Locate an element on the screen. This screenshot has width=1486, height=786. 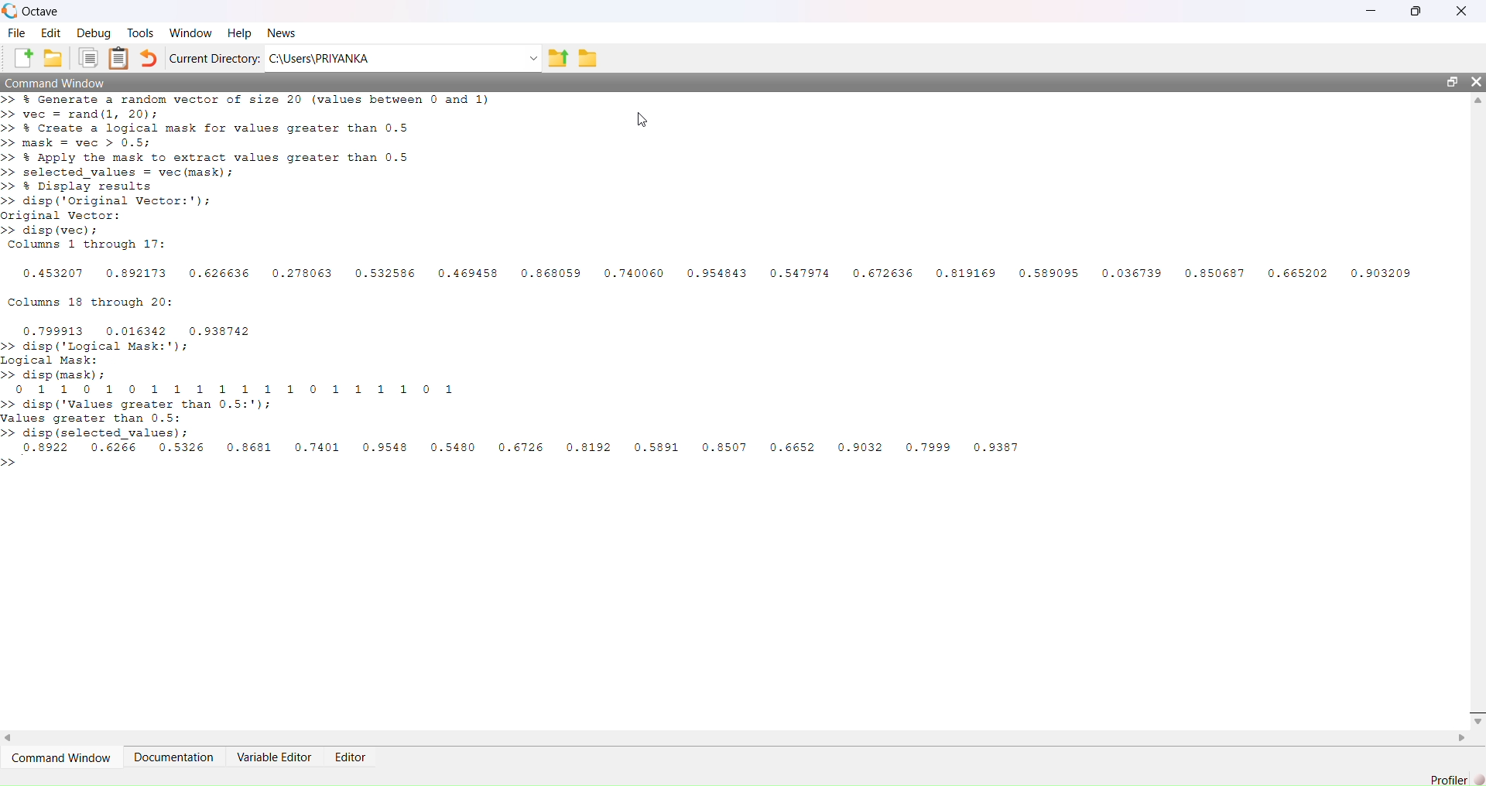
Octave is located at coordinates (36, 11).